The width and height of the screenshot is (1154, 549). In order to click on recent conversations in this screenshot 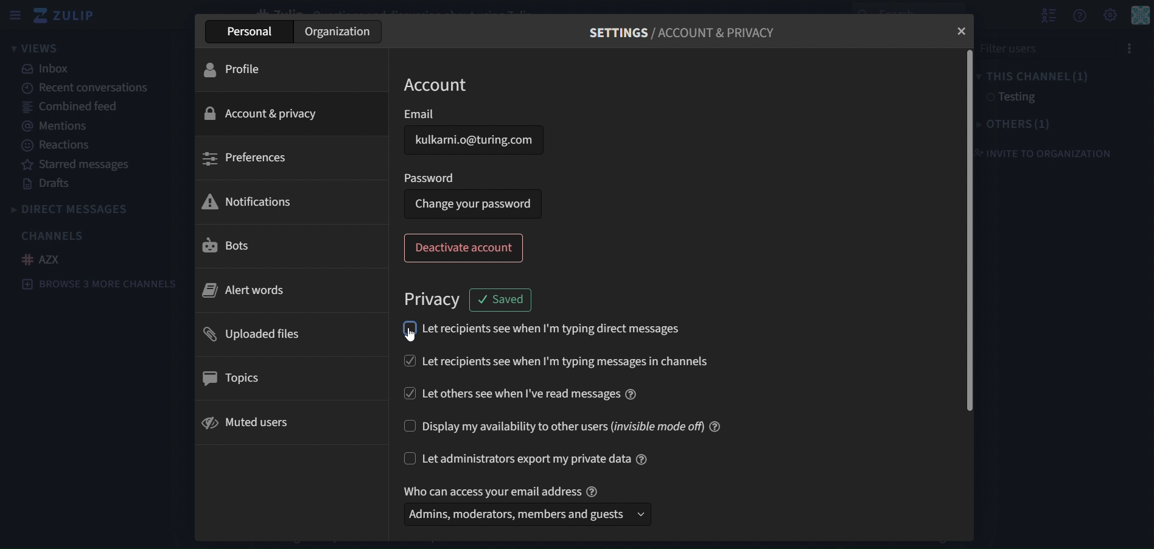, I will do `click(83, 87)`.